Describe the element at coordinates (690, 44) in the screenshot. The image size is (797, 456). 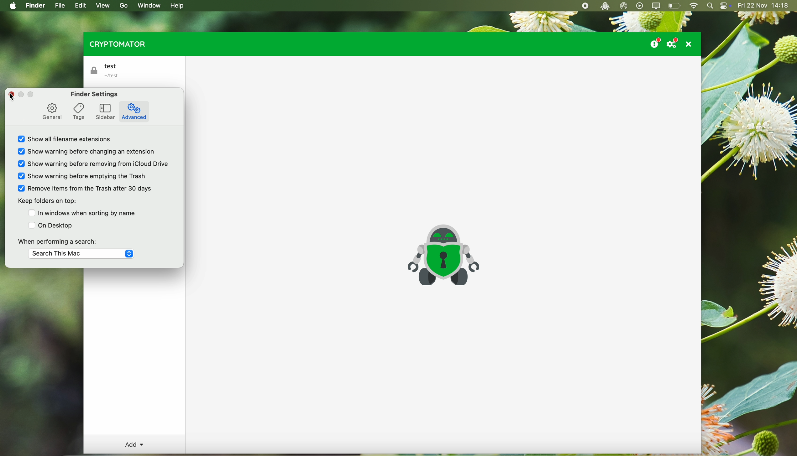
I see `close program` at that location.